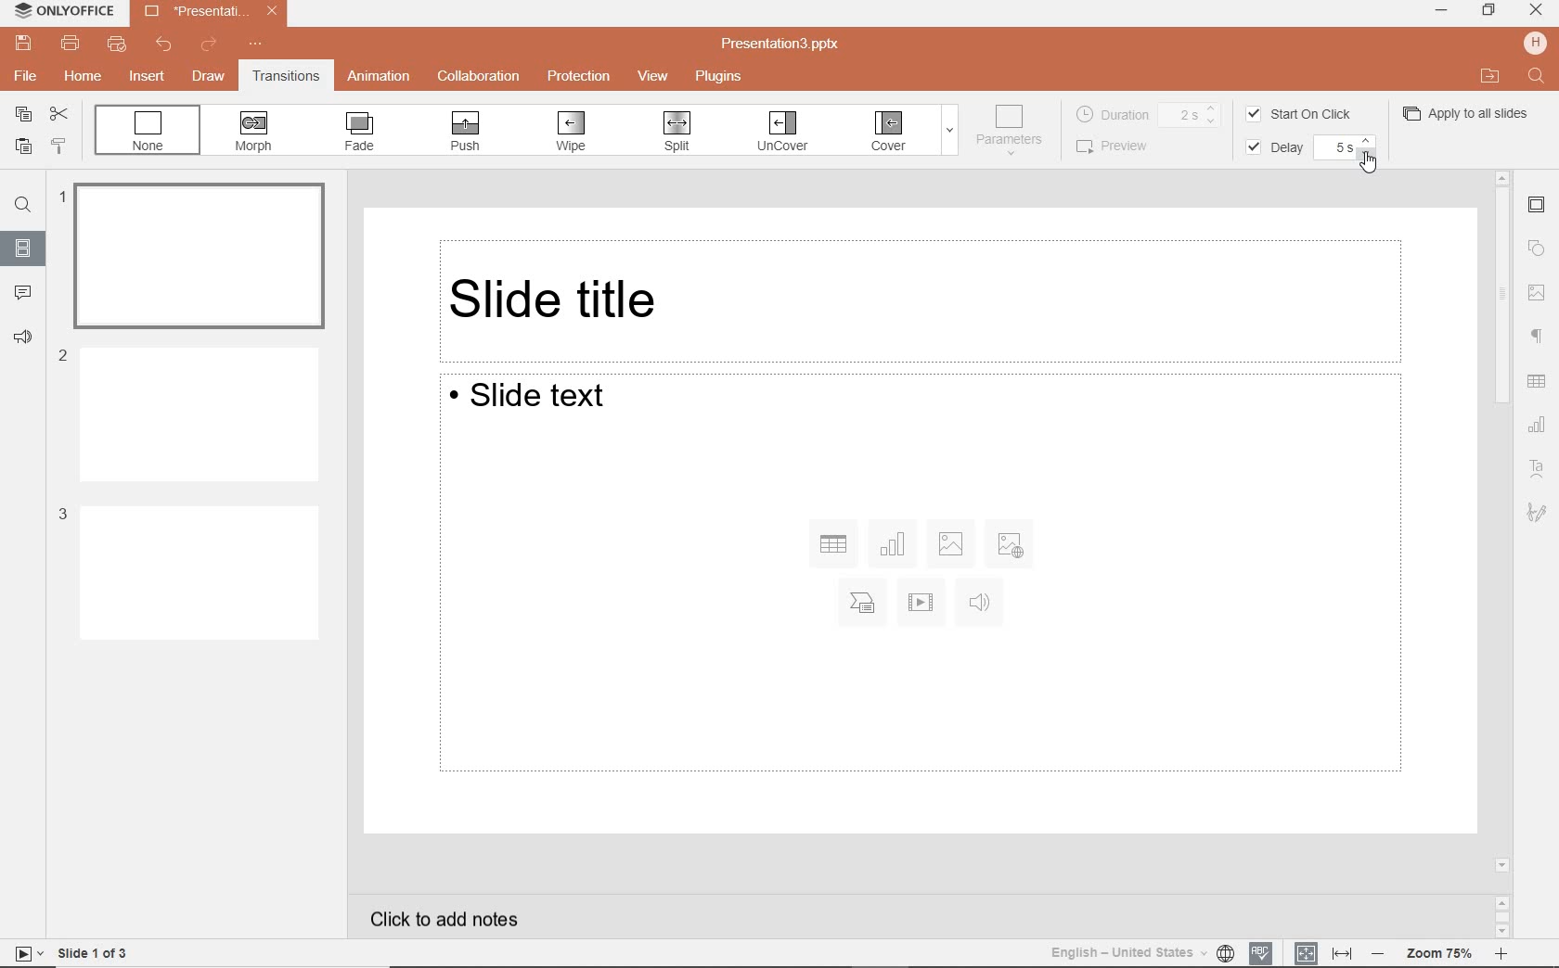 The width and height of the screenshot is (1559, 968). I want to click on FIT TO SLIDE / FIT TO WIDTH, so click(1324, 952).